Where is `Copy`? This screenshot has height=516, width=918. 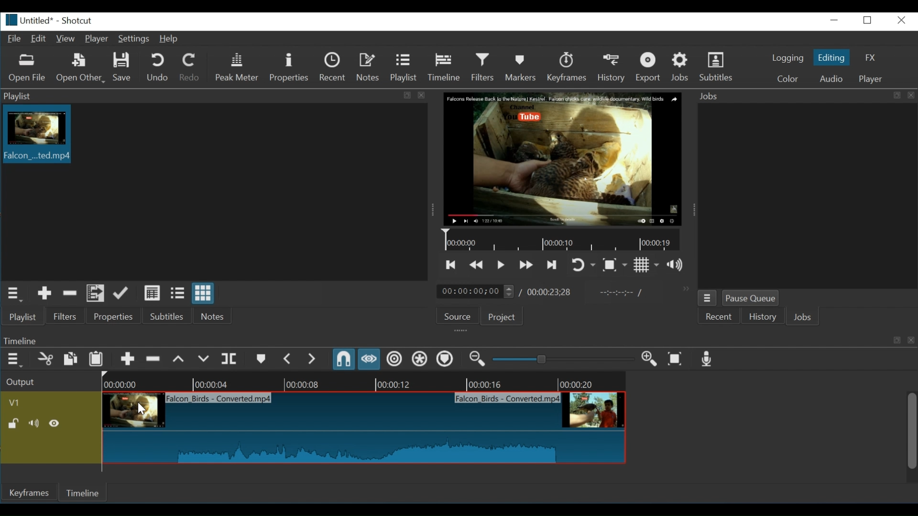 Copy is located at coordinates (71, 359).